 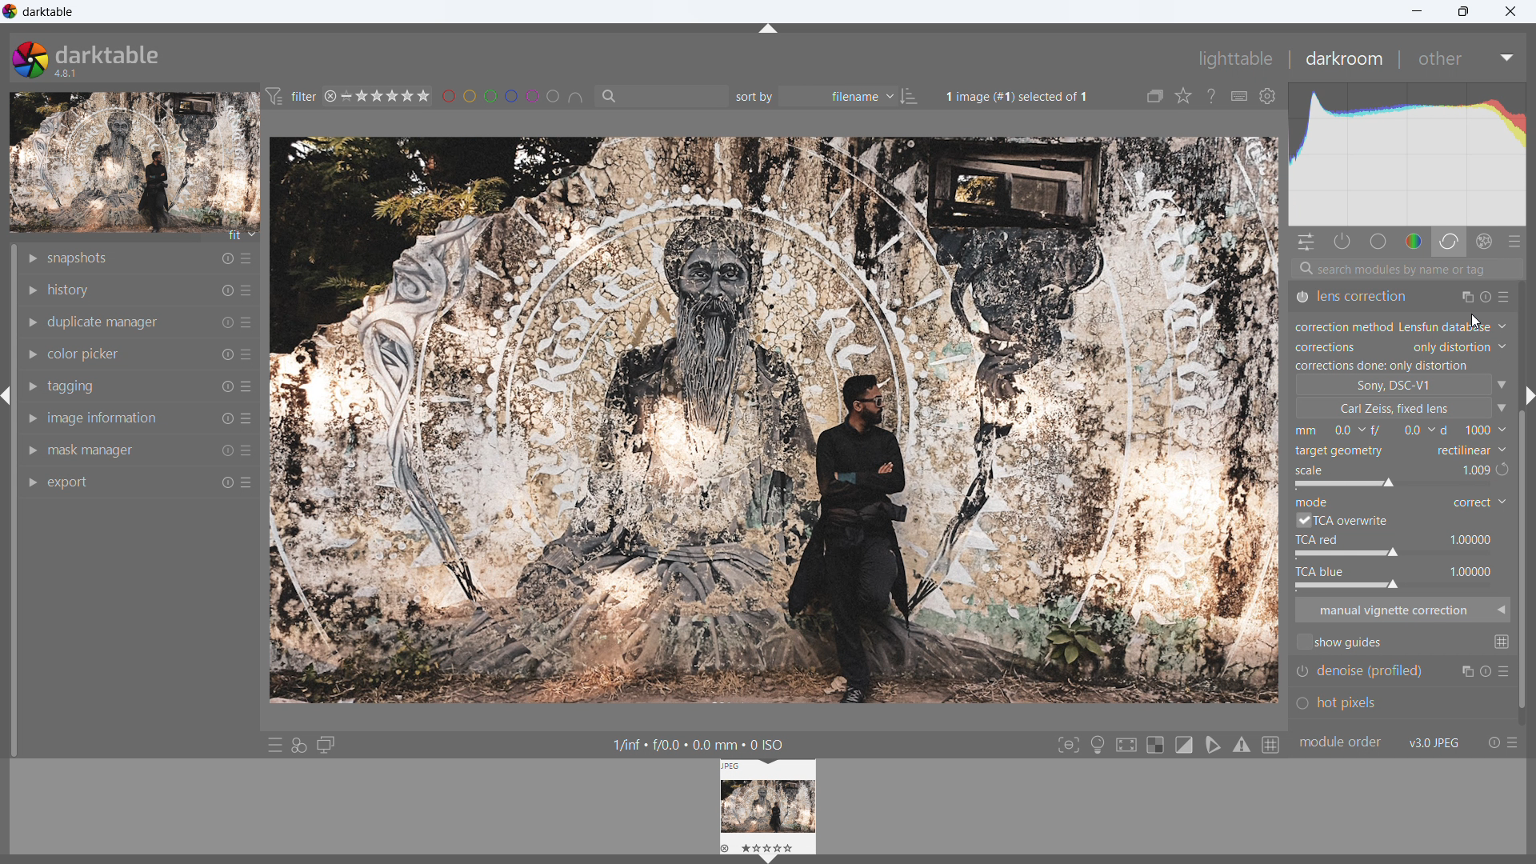 I want to click on hide panel, so click(x=10, y=398).